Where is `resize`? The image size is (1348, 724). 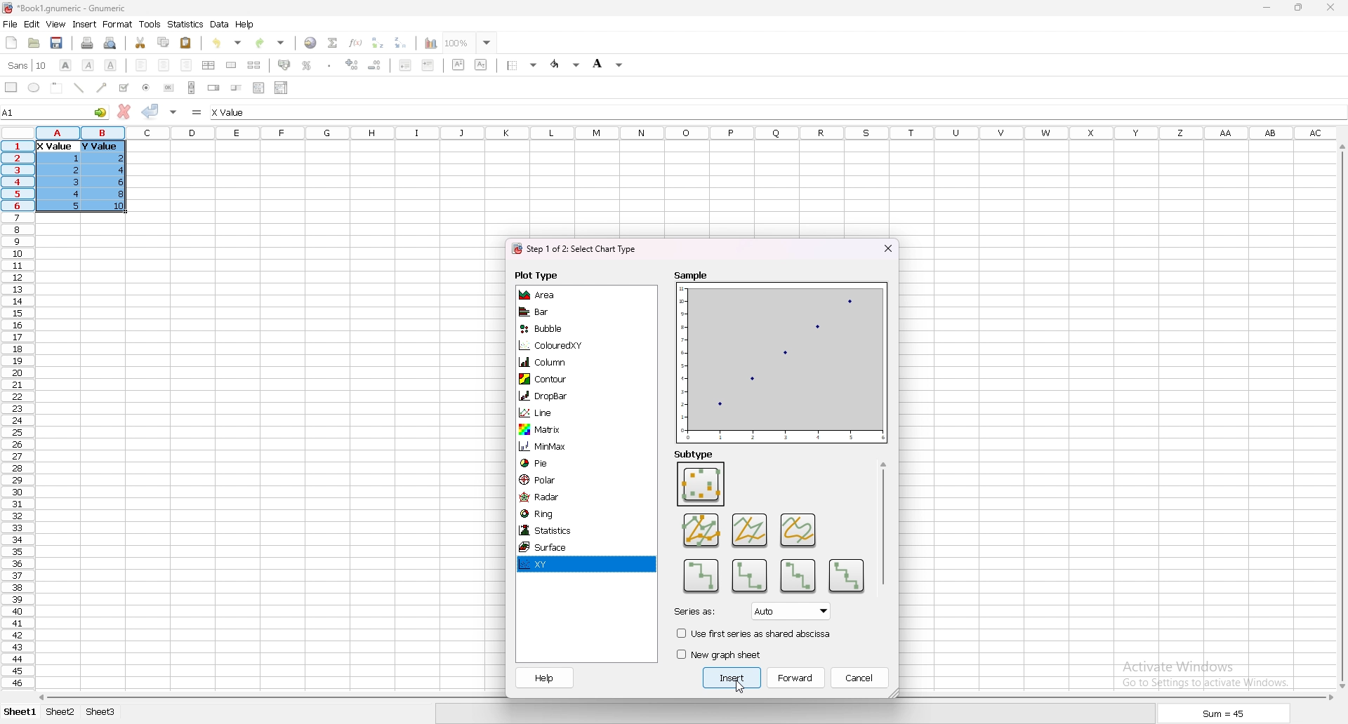
resize is located at coordinates (1300, 8).